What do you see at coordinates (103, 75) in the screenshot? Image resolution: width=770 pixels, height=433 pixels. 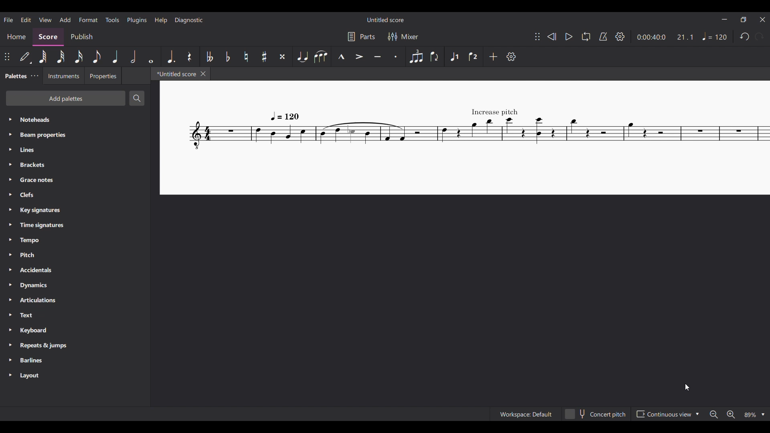 I see `Properties` at bounding box center [103, 75].